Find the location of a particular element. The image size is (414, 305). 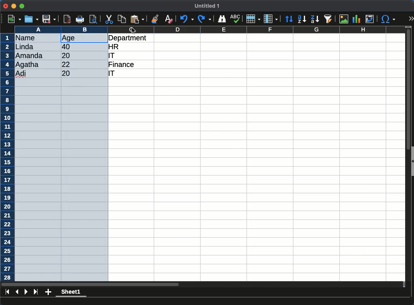

last page is located at coordinates (36, 292).